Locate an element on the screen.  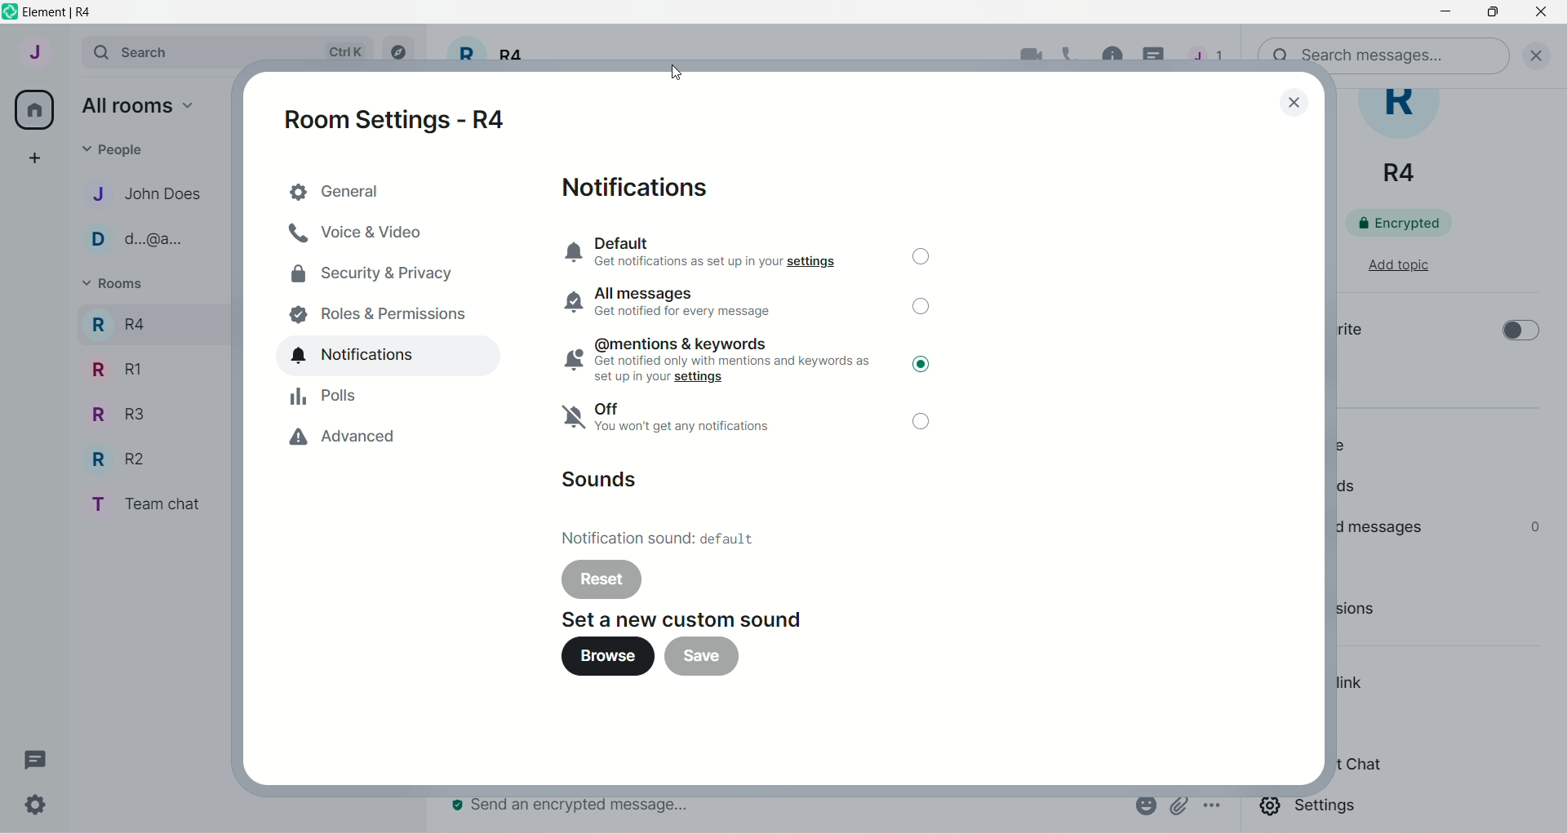
toggle  is located at coordinates (924, 313).